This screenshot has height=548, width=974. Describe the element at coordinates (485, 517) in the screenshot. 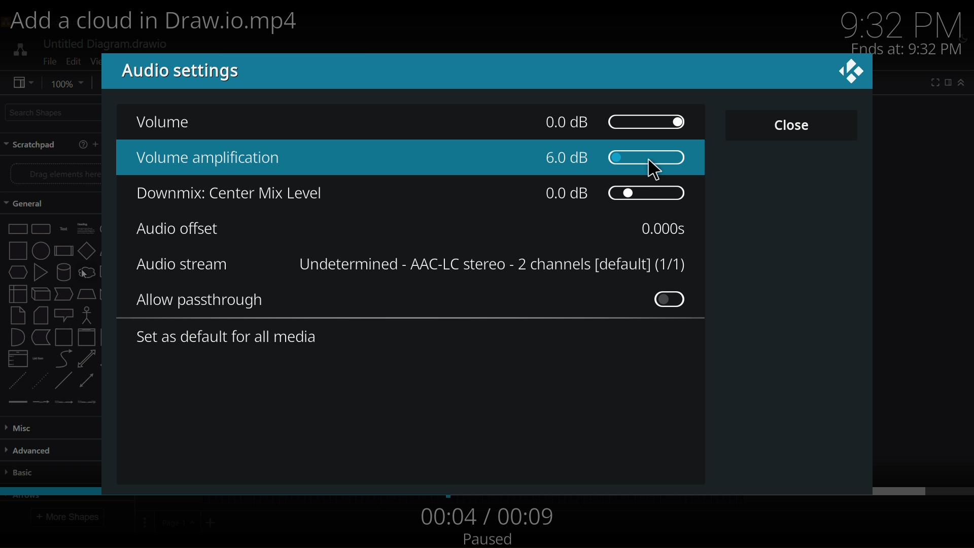

I see `00:04 / 00:09` at that location.